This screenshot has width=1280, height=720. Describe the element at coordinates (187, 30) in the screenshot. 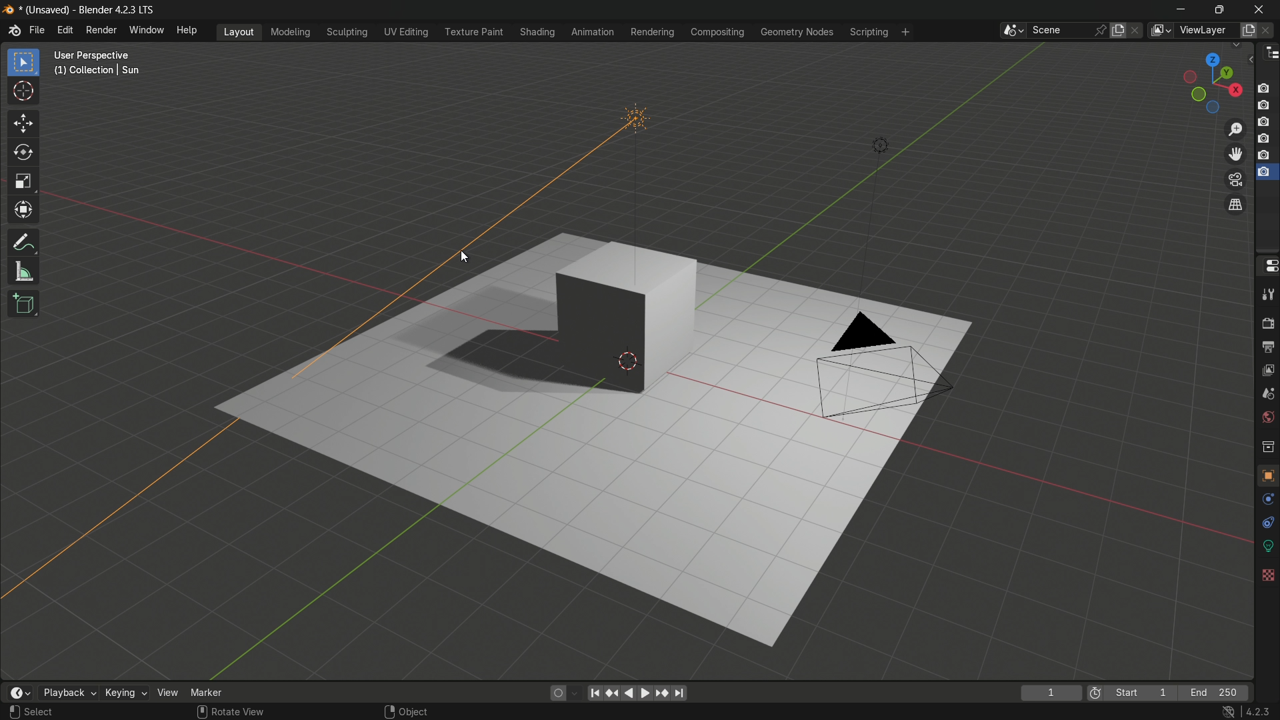

I see `help menu` at that location.